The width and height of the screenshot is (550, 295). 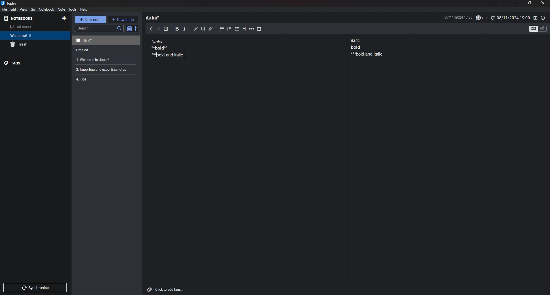 What do you see at coordinates (158, 29) in the screenshot?
I see `next` at bounding box center [158, 29].